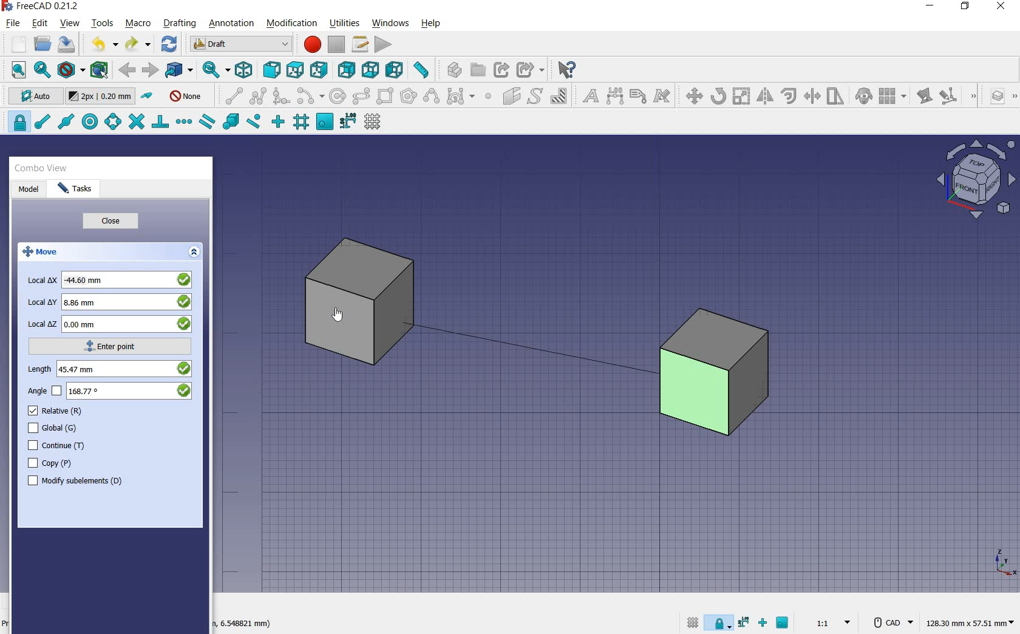 The width and height of the screenshot is (1020, 634). Describe the element at coordinates (100, 44) in the screenshot. I see `undo` at that location.